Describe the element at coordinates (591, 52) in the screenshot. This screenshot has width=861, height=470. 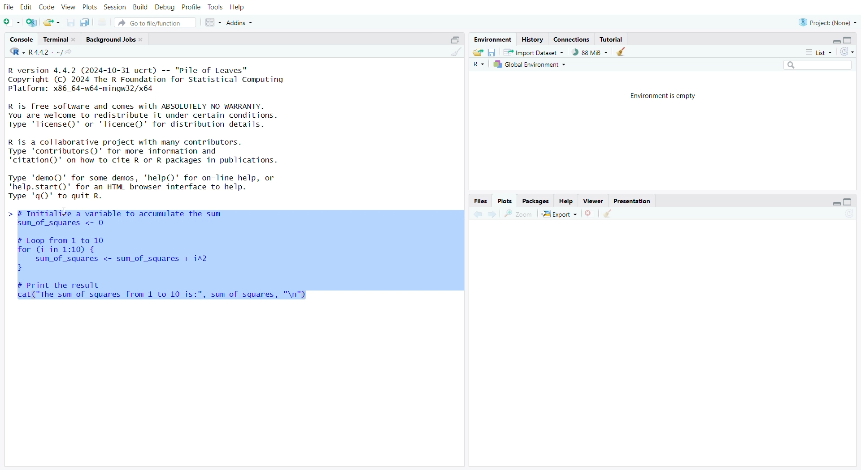
I see `88mib` at that location.